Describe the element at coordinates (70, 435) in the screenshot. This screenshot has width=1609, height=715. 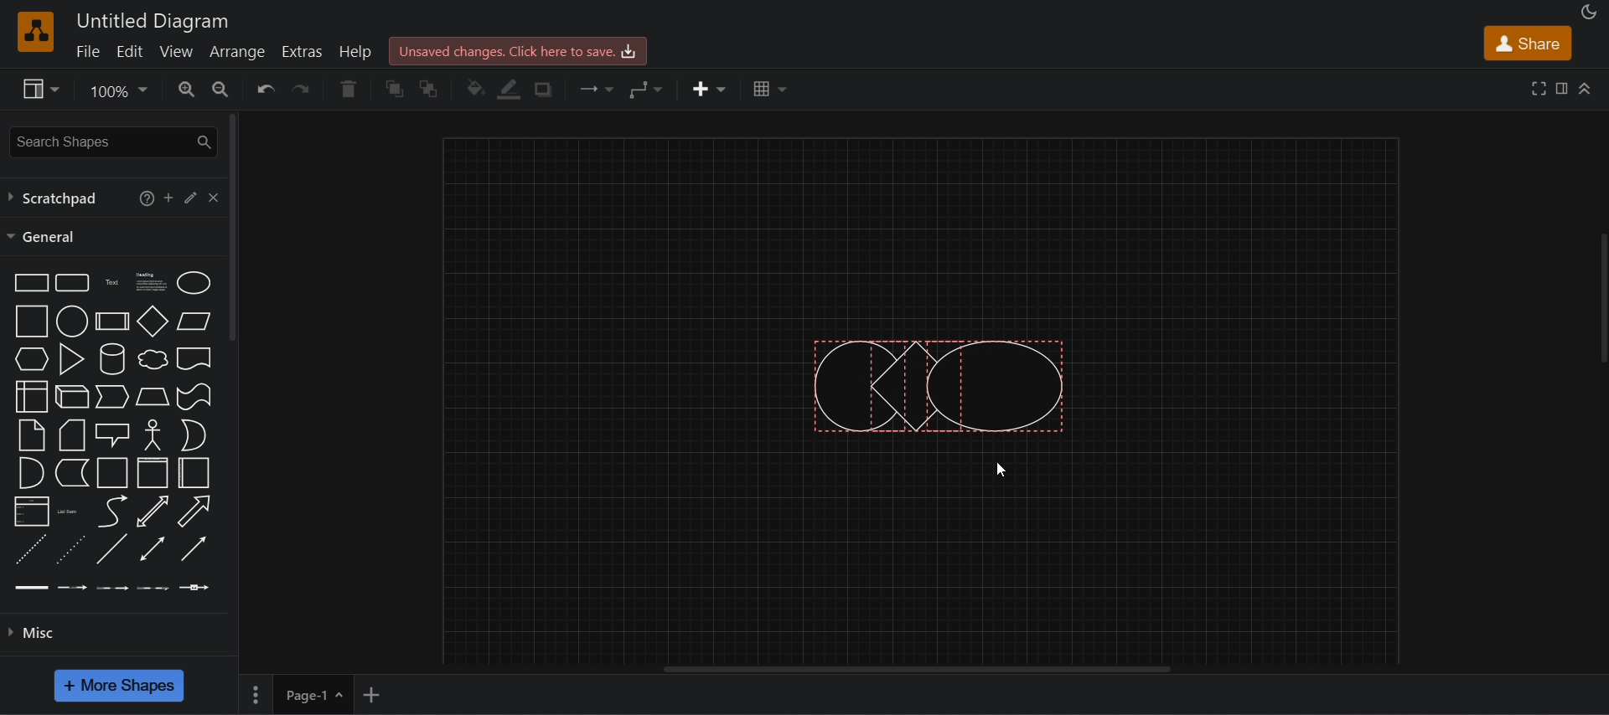
I see `card` at that location.